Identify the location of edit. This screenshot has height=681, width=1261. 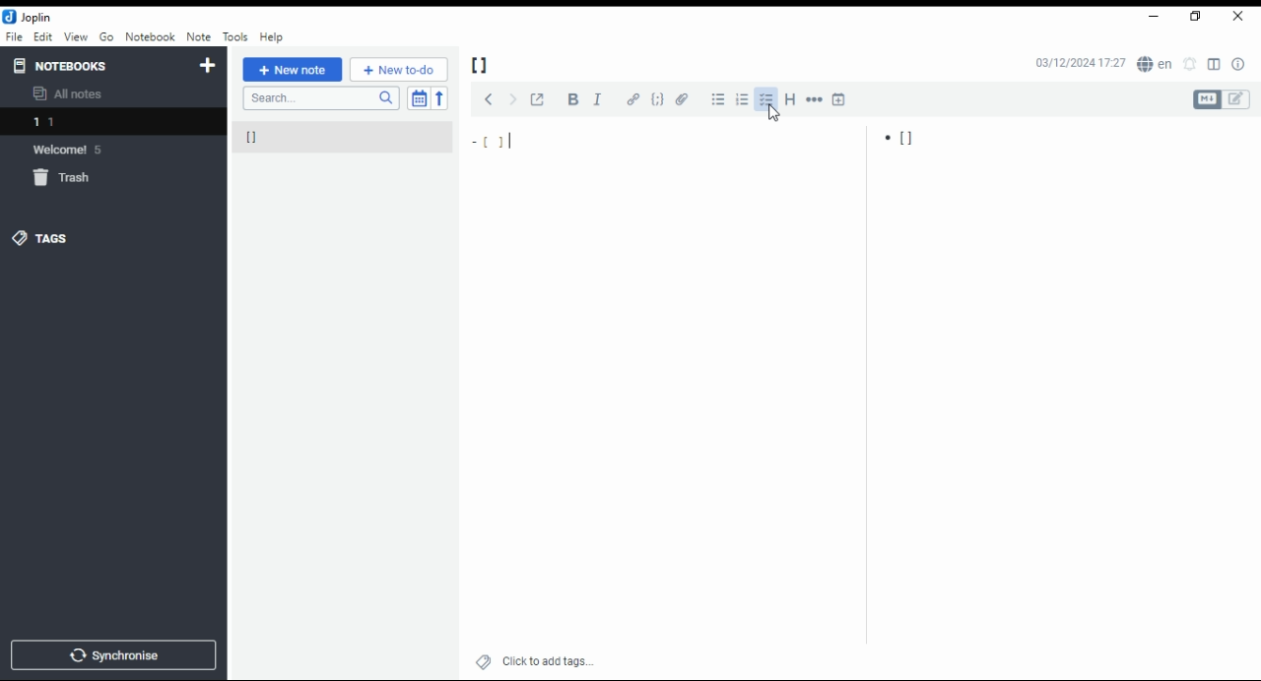
(43, 35).